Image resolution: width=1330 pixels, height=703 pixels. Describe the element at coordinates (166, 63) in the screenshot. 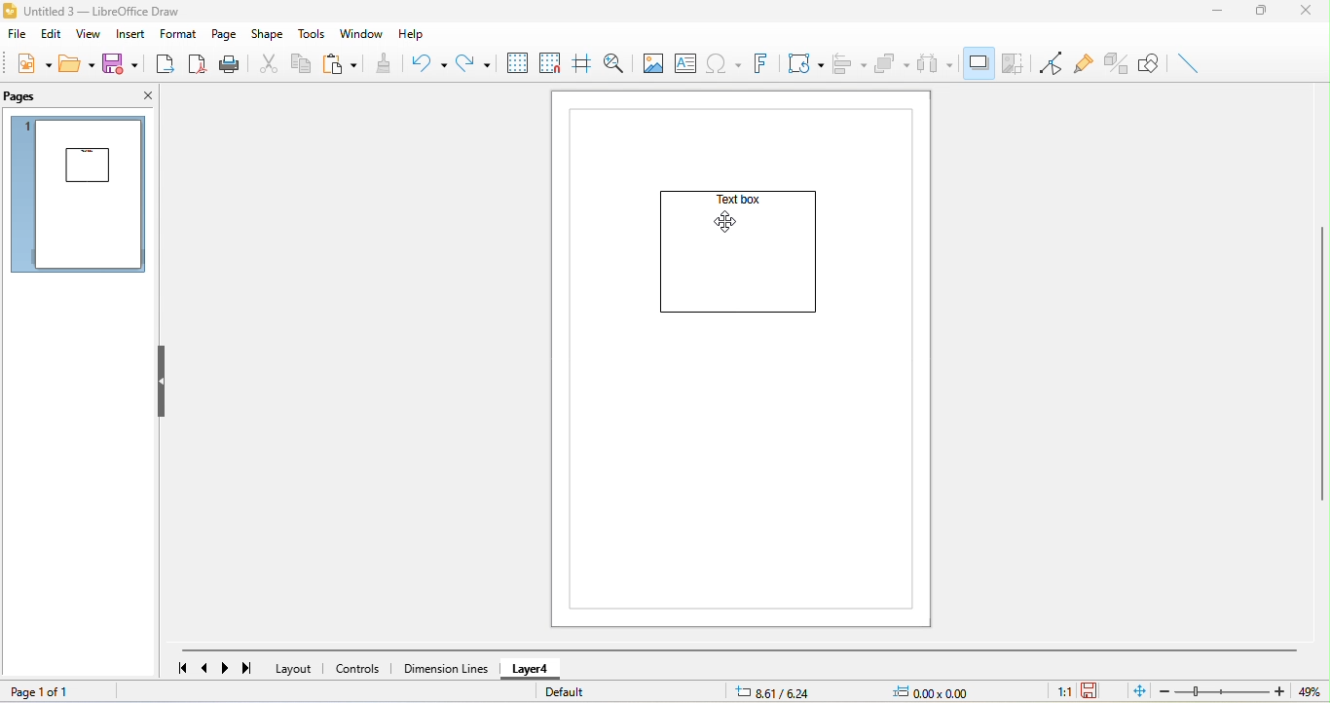

I see `export` at that location.